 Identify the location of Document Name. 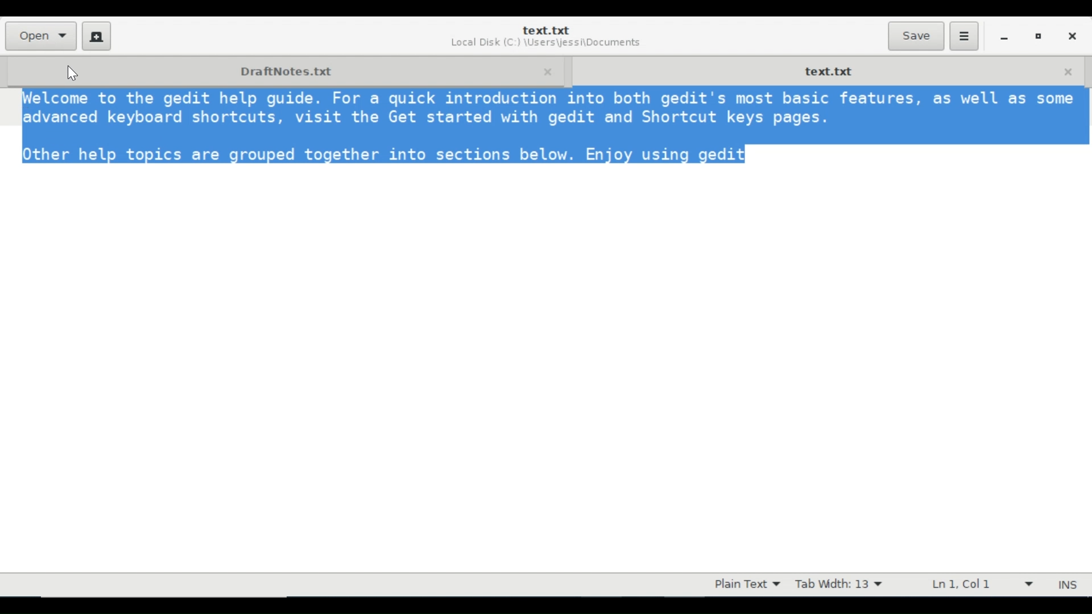
(545, 30).